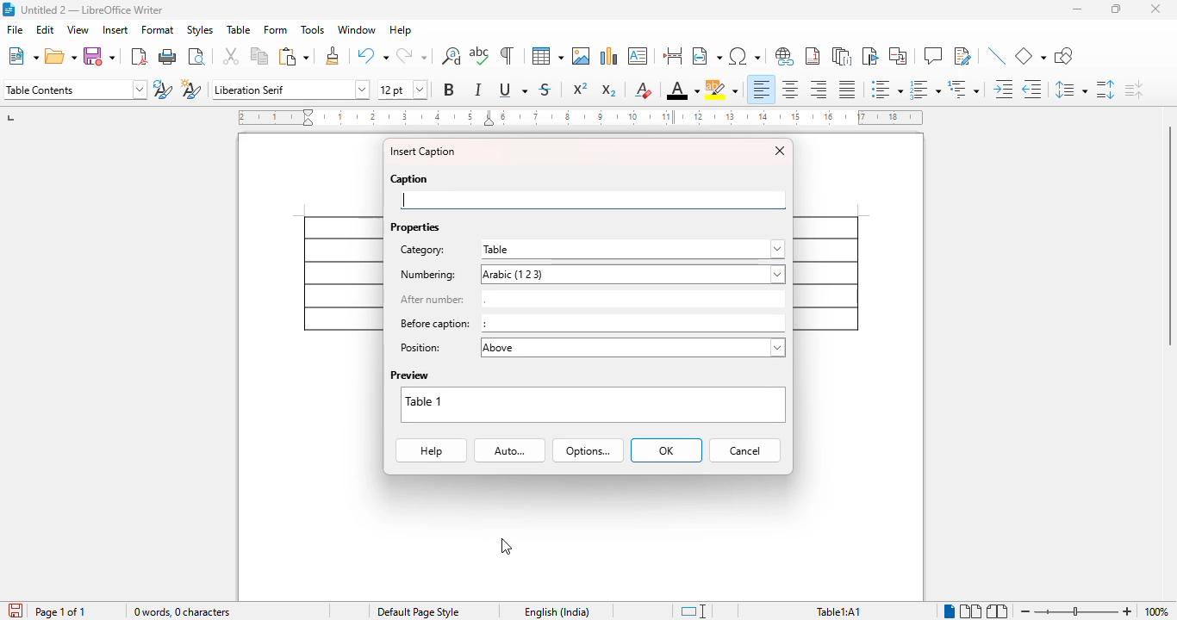 The height and width of the screenshot is (620, 1177). Describe the element at coordinates (998, 611) in the screenshot. I see `book view` at that location.